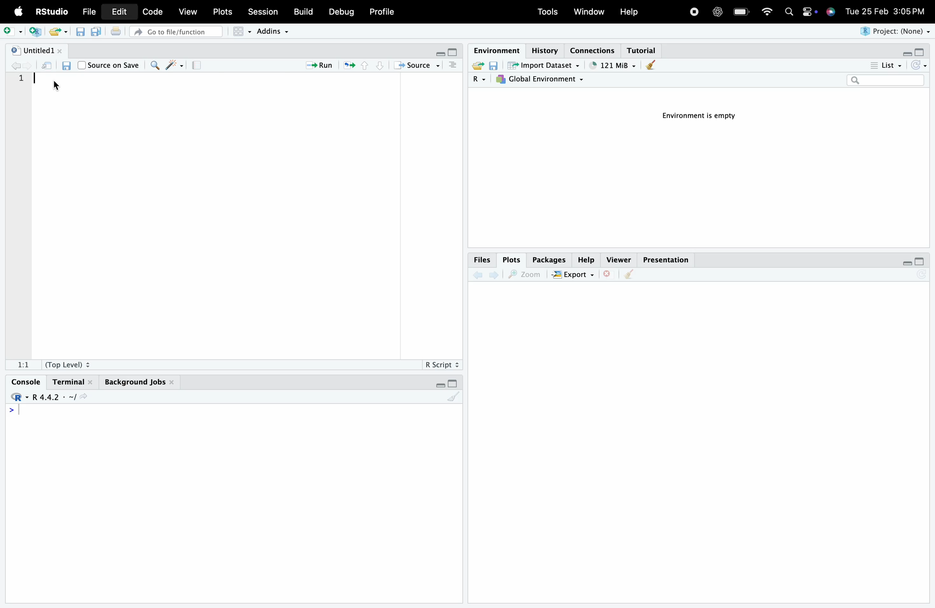 The height and width of the screenshot is (608, 935). What do you see at coordinates (477, 65) in the screenshot?
I see `Load workspace` at bounding box center [477, 65].